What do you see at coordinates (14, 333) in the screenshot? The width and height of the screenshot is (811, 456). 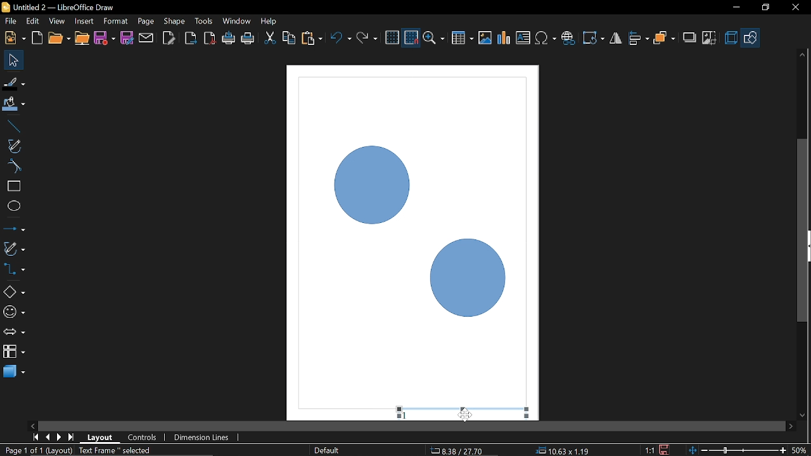 I see ` arrow shapes` at bounding box center [14, 333].